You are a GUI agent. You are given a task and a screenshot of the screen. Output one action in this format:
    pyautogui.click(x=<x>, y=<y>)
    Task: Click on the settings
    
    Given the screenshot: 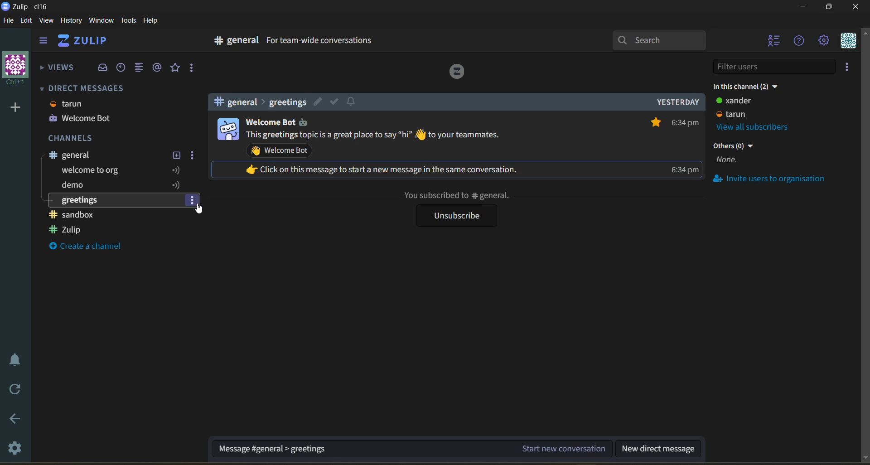 What is the action you would take?
    pyautogui.click(x=14, y=447)
    